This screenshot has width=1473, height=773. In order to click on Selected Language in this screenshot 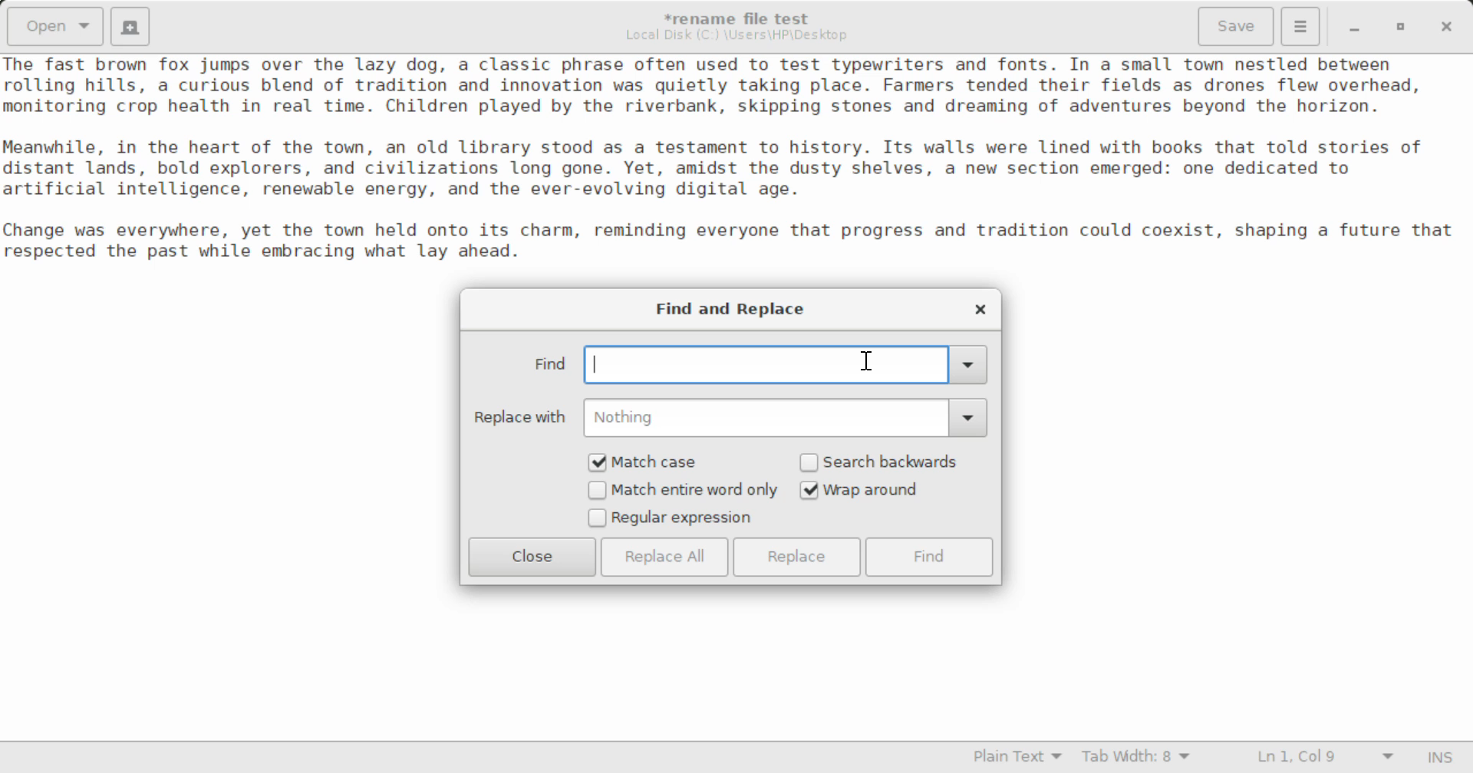, I will do `click(1009, 758)`.